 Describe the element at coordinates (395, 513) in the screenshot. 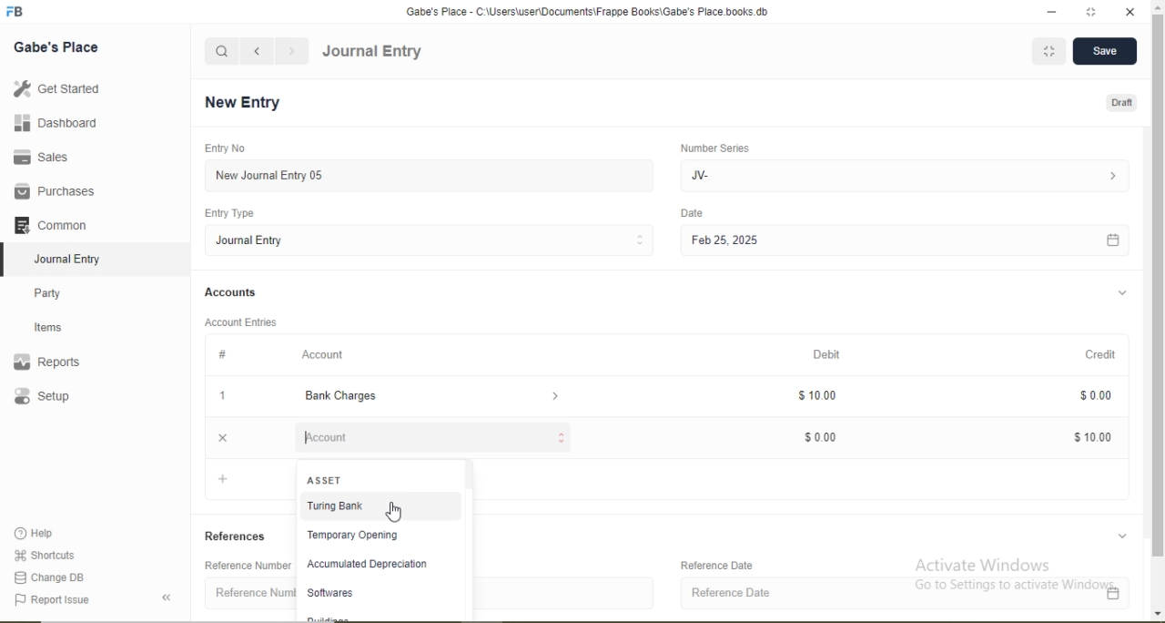

I see `cursor` at that location.